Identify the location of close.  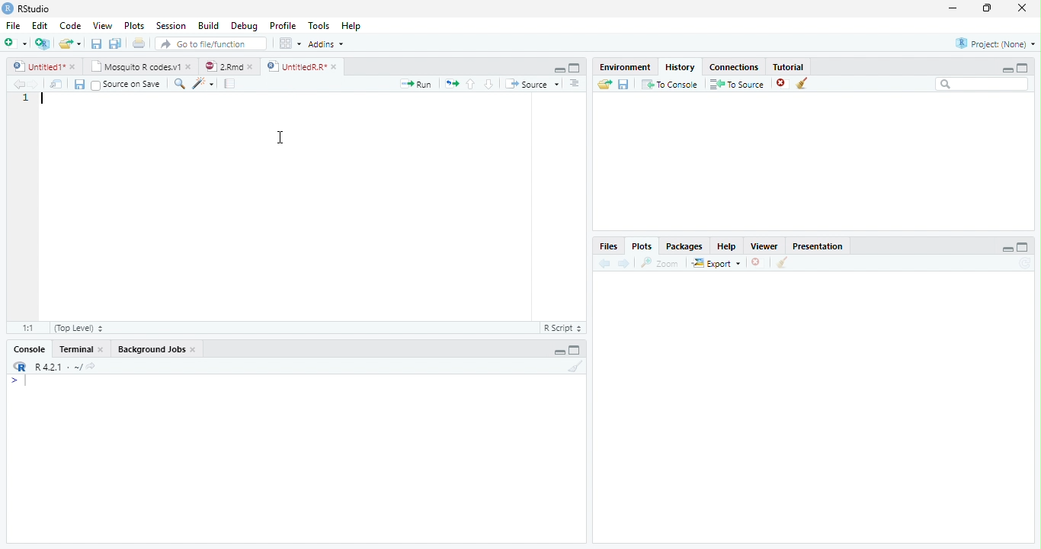
(191, 67).